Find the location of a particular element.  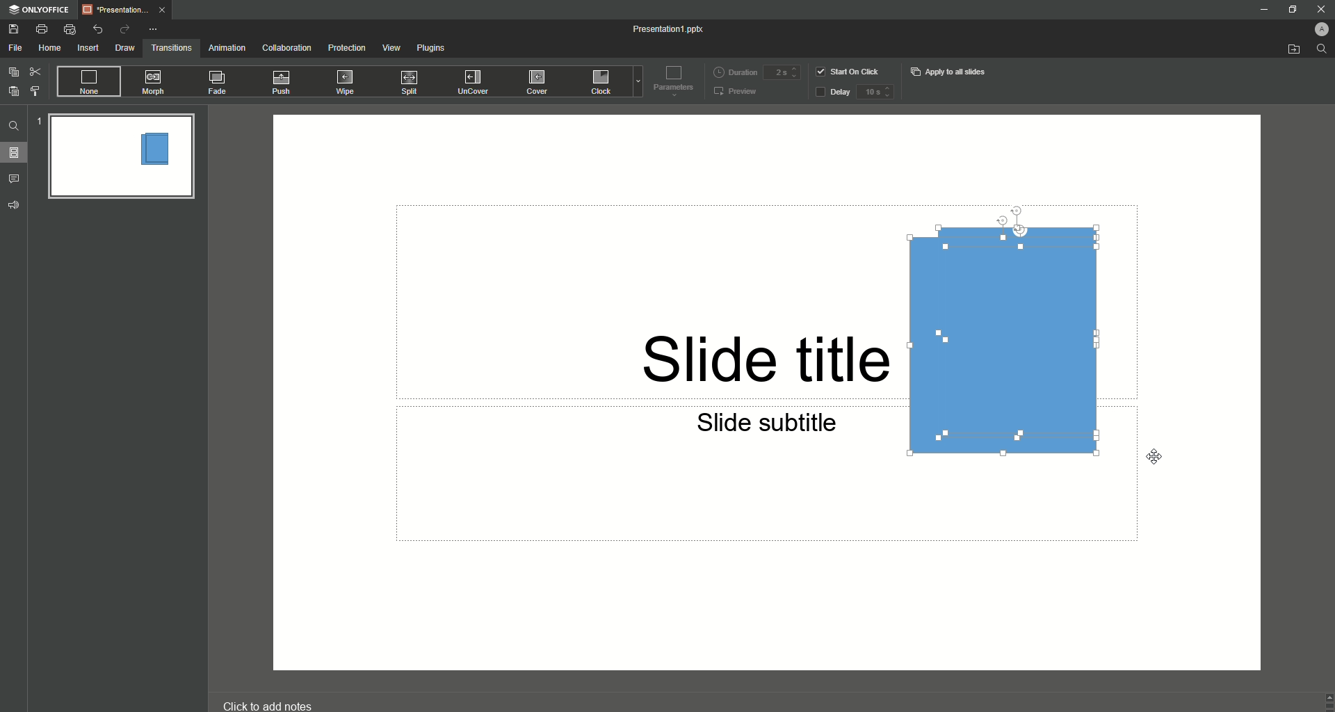

Comments is located at coordinates (17, 178).